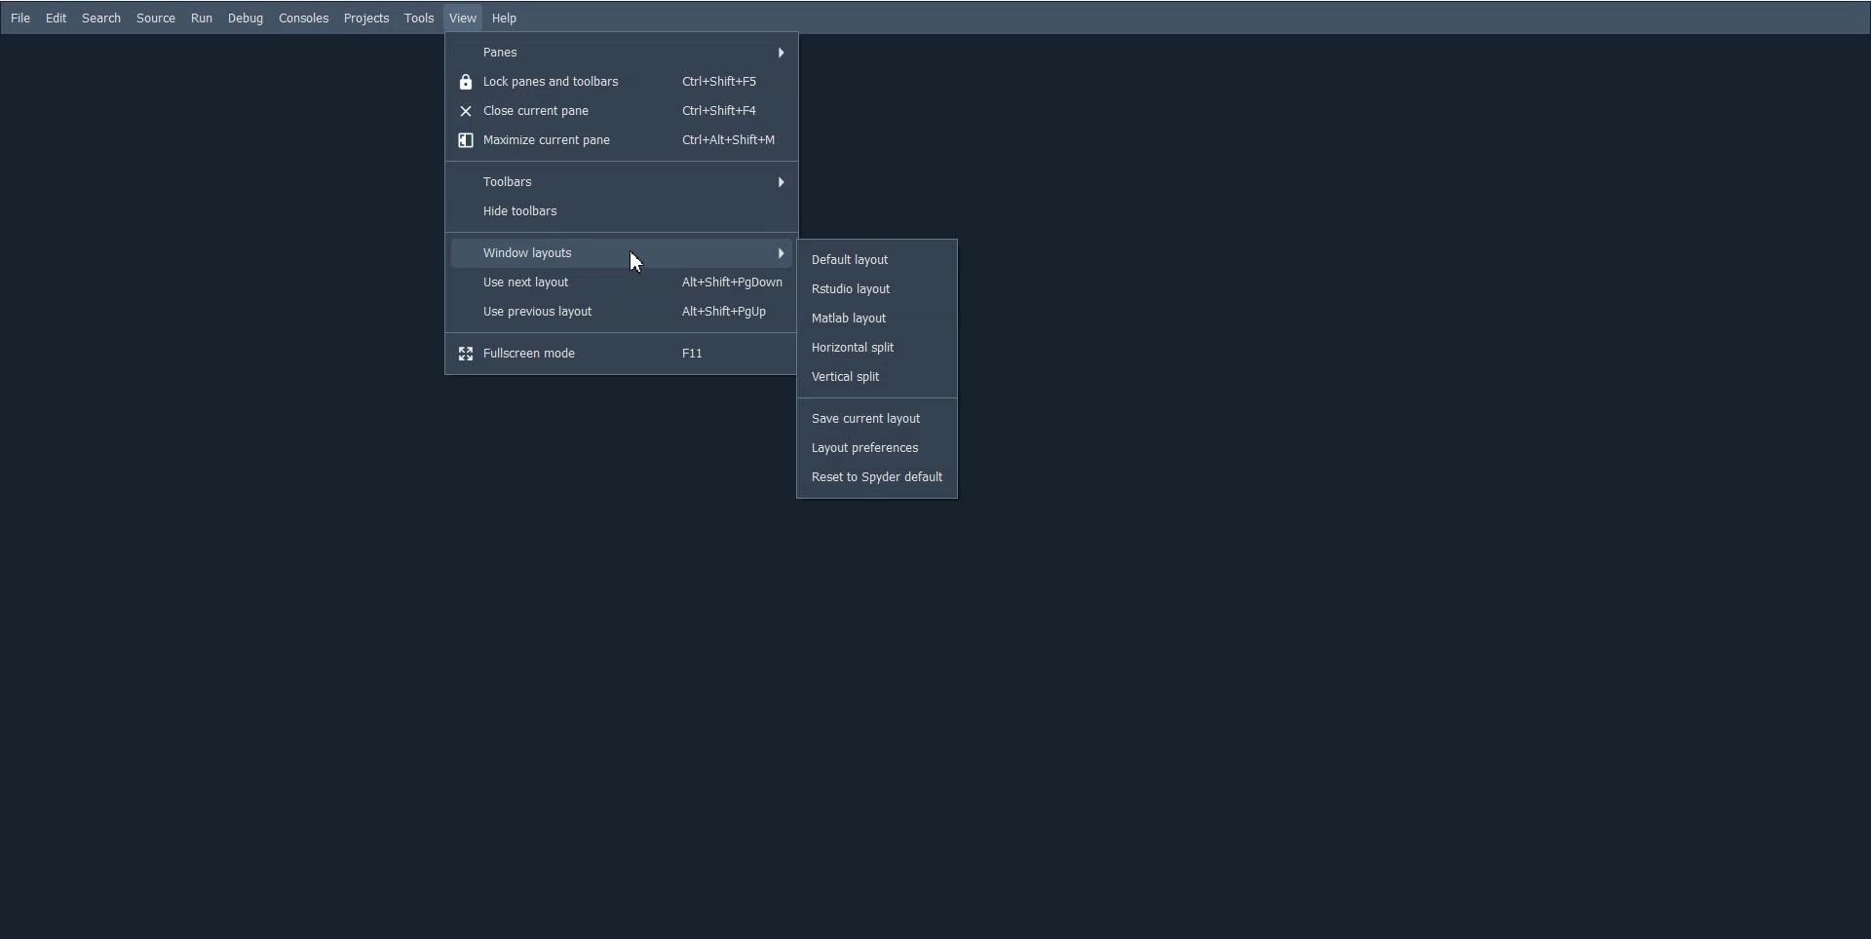  I want to click on Rstudio layout, so click(878, 286).